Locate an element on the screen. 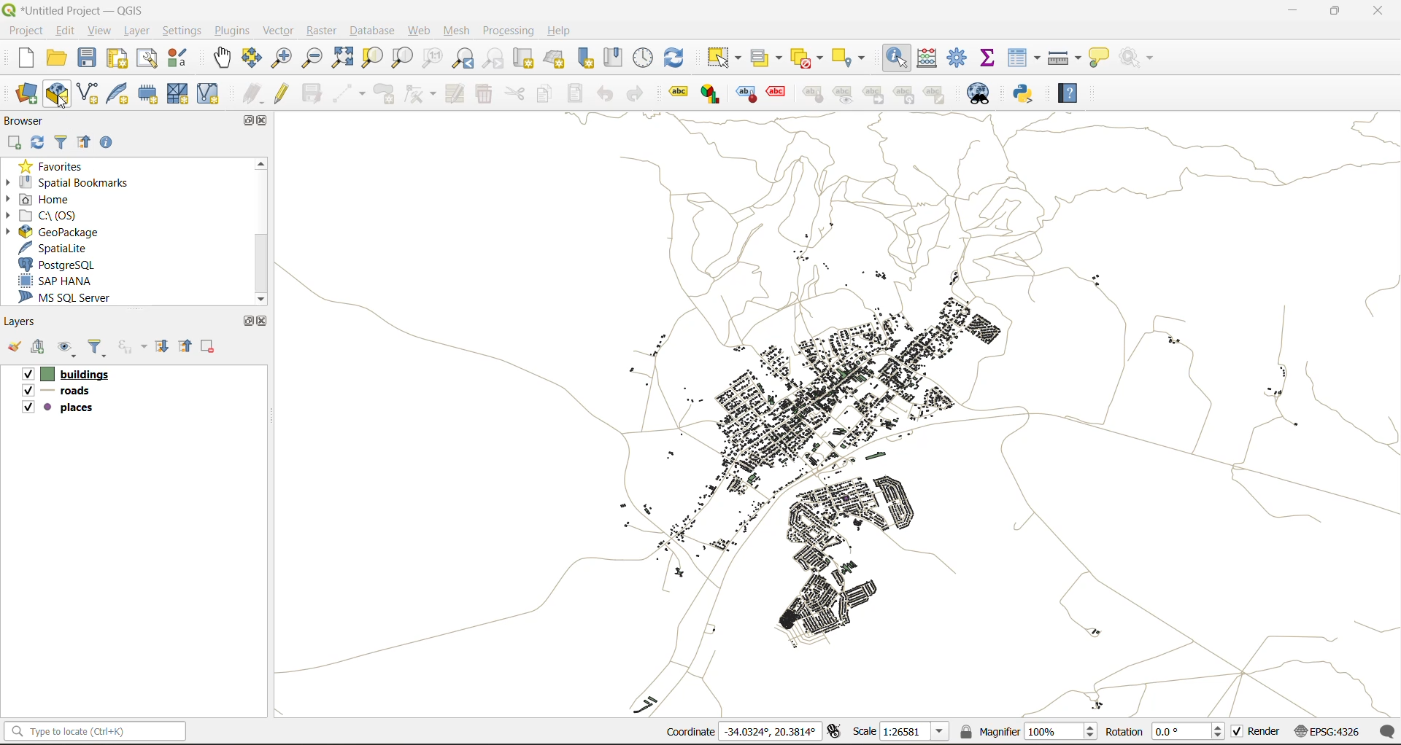 Image resolution: width=1401 pixels, height=745 pixels. control panel is located at coordinates (644, 58).